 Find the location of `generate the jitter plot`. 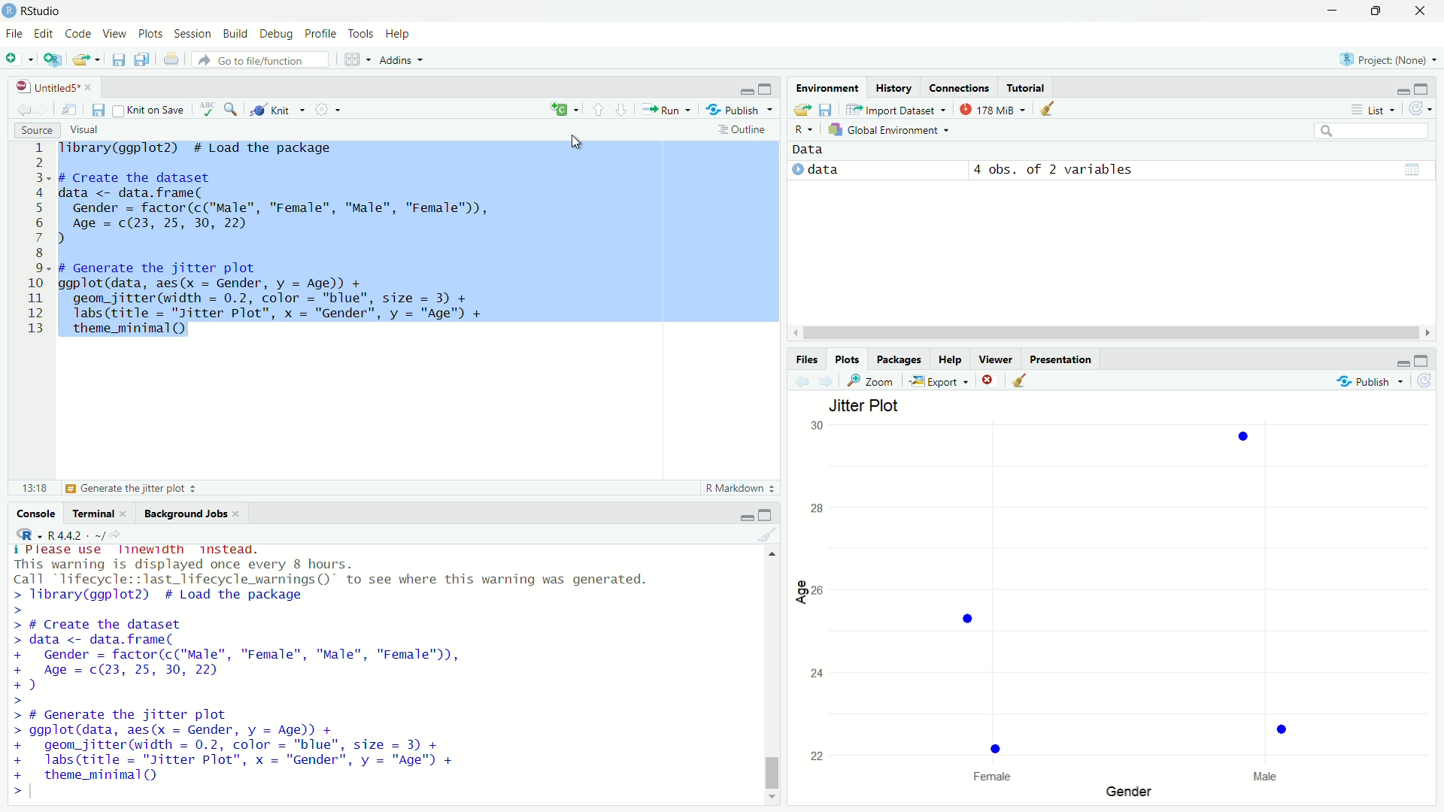

generate the jitter plot is located at coordinates (135, 489).